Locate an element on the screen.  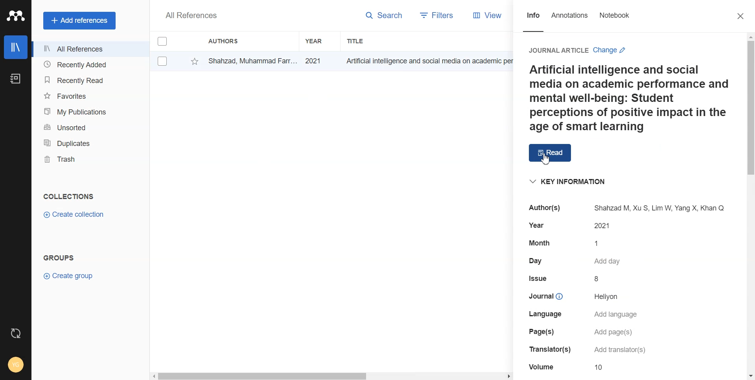
Favorites is located at coordinates (88, 95).